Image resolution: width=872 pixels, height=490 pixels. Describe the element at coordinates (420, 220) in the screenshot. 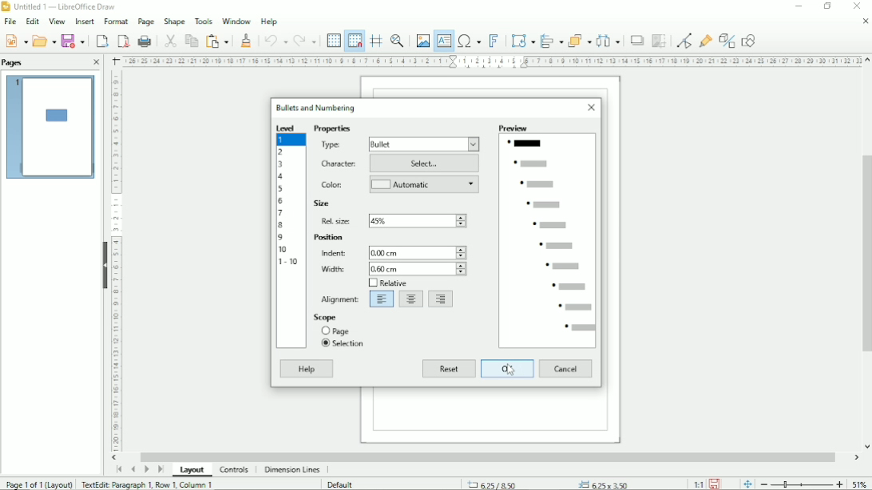

I see `45%` at that location.